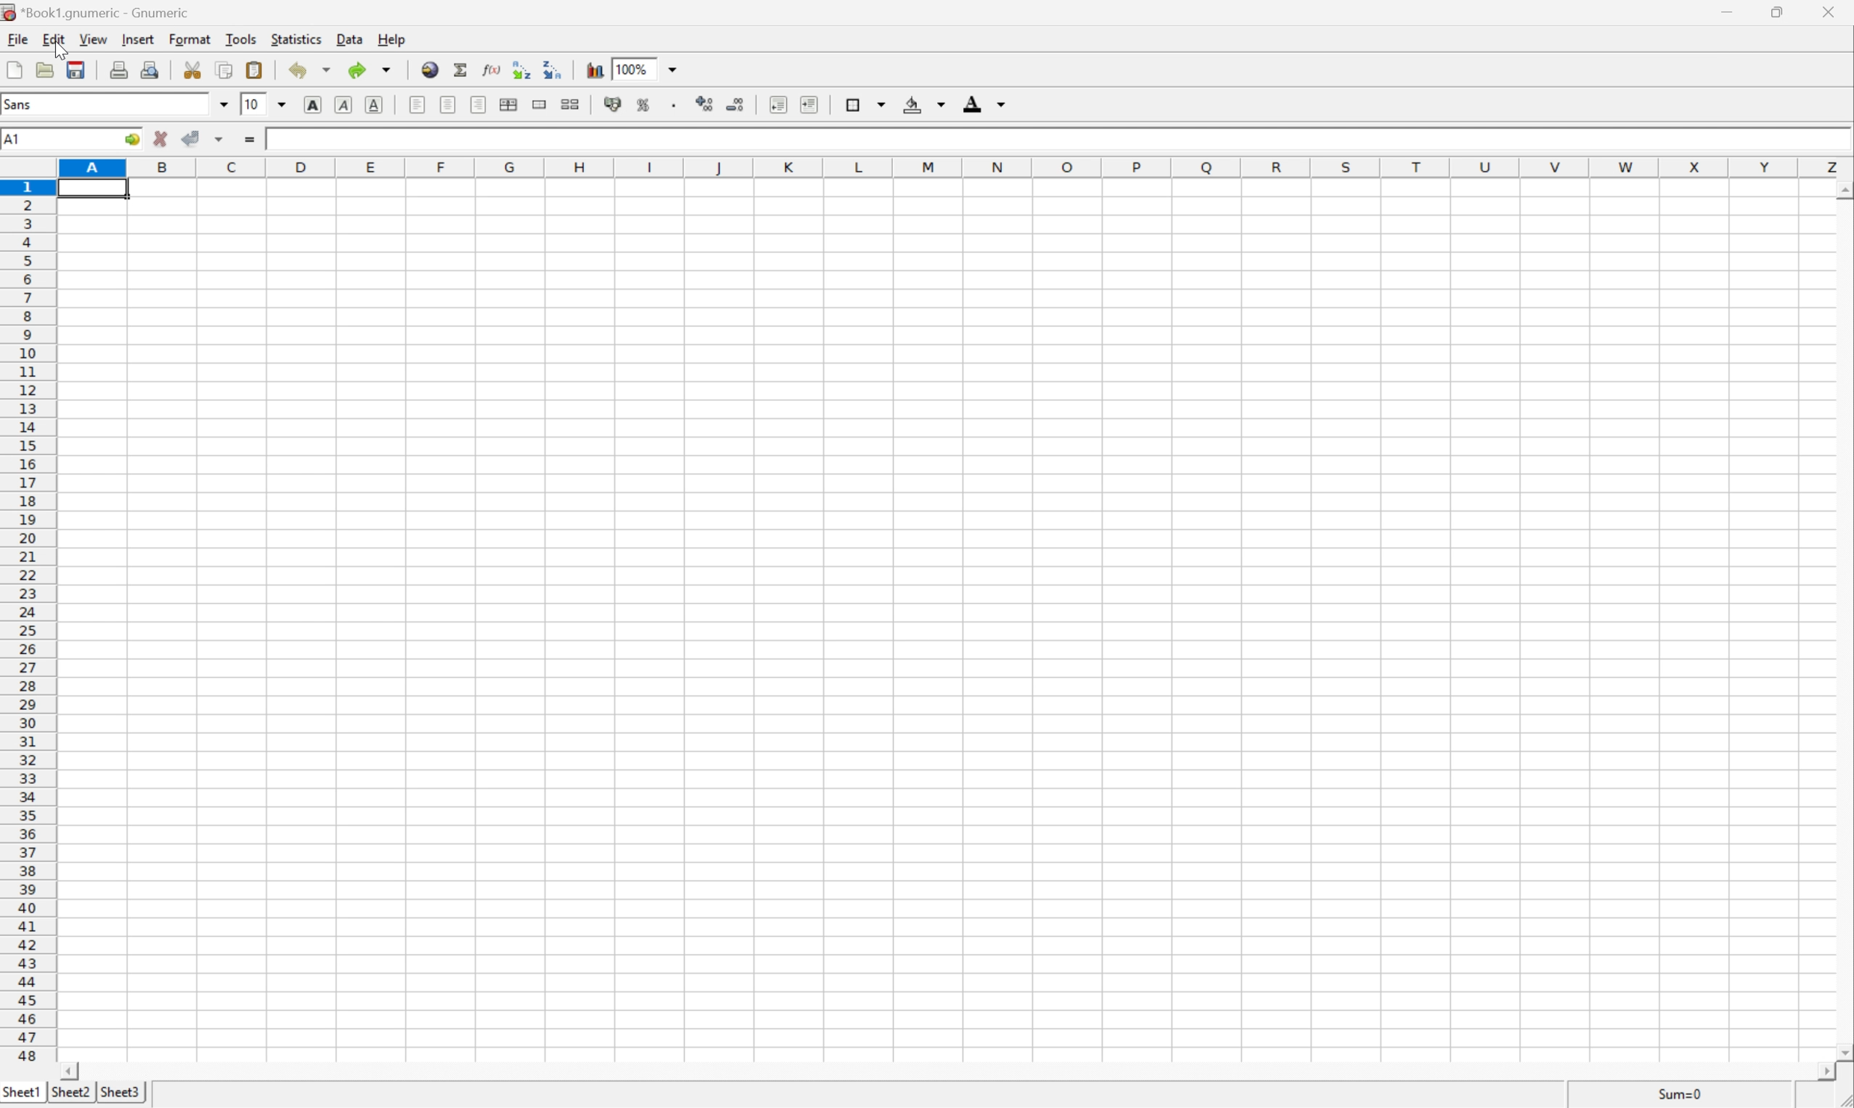 The image size is (1854, 1108). I want to click on help, so click(393, 38).